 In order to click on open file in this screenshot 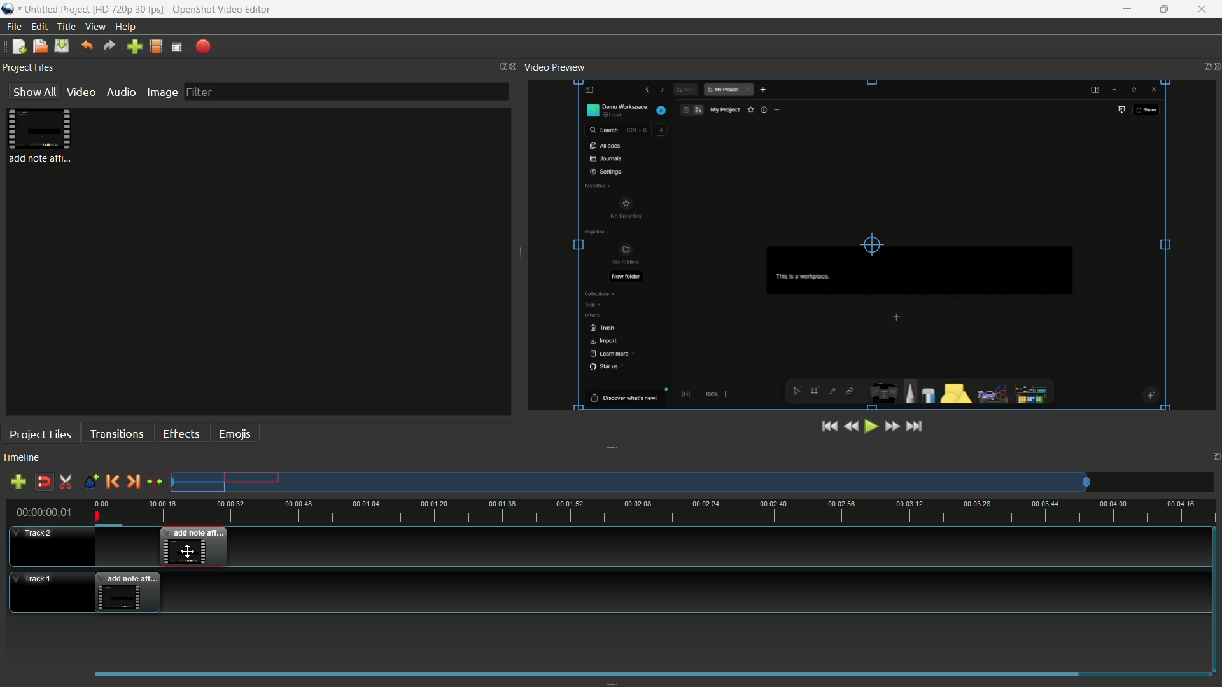, I will do `click(39, 46)`.